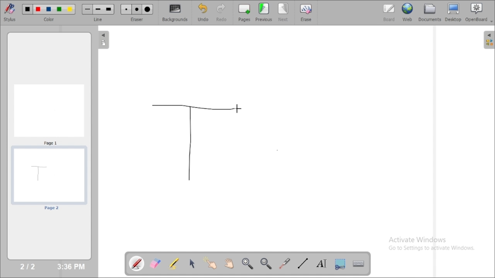 The height and width of the screenshot is (278, 495). I want to click on virtual laser pointer, so click(285, 263).